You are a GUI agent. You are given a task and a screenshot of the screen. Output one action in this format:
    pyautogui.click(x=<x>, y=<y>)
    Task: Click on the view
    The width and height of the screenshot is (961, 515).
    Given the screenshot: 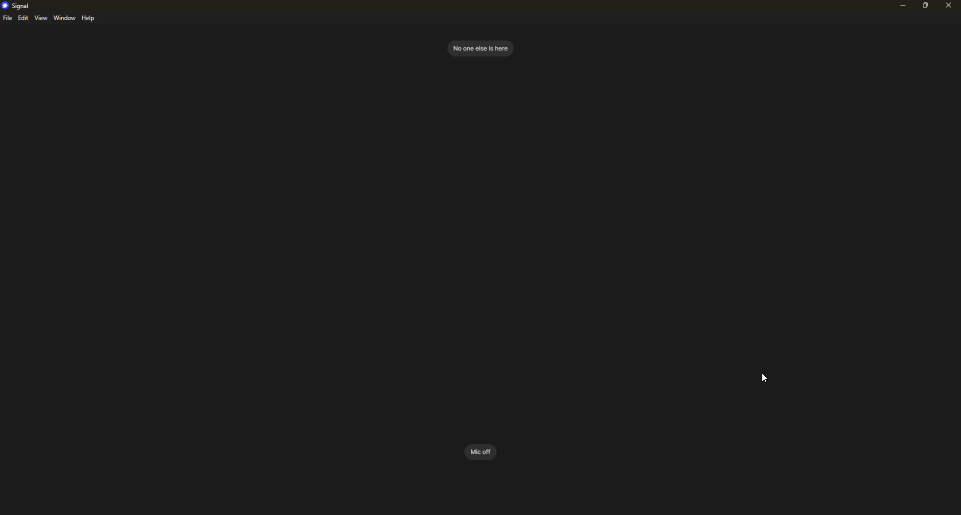 What is the action you would take?
    pyautogui.click(x=41, y=18)
    